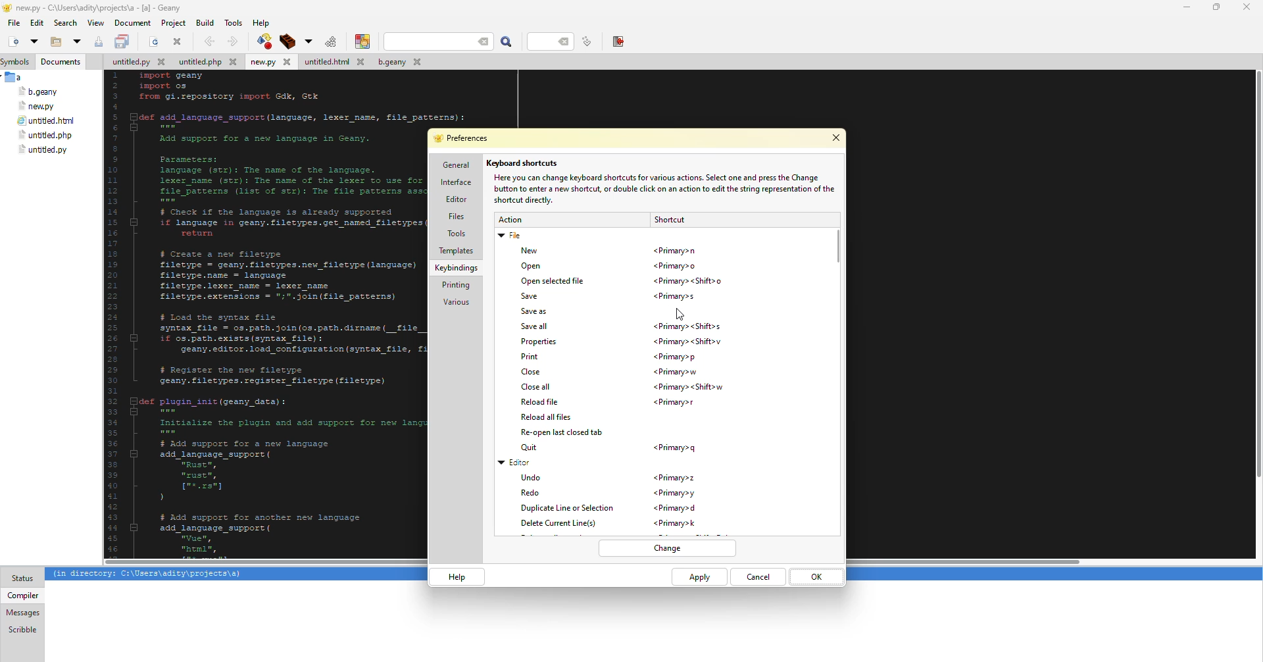  I want to click on shortcut, so click(689, 342).